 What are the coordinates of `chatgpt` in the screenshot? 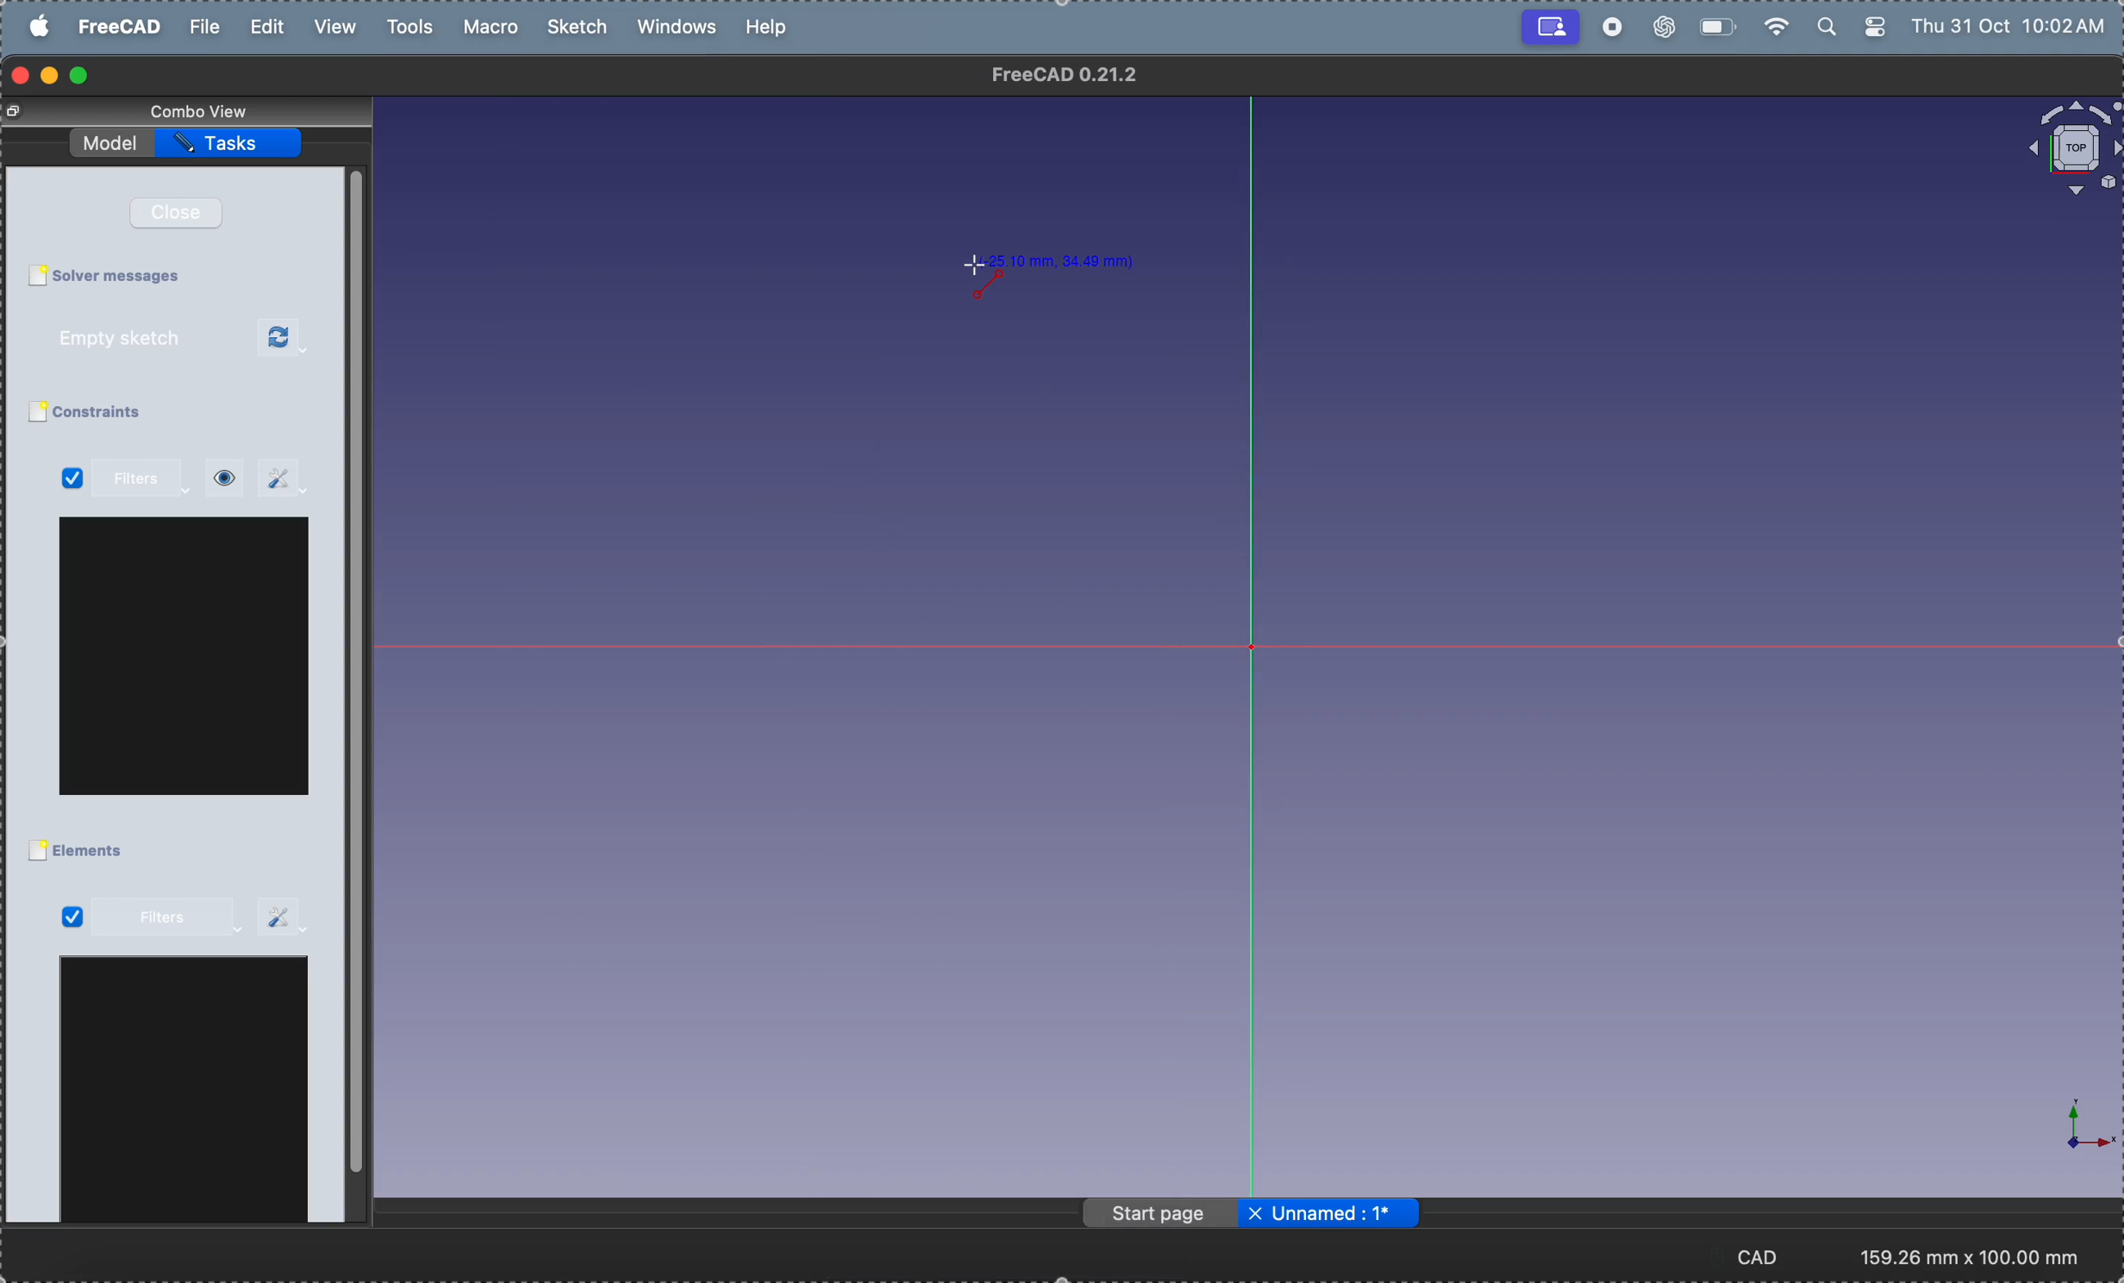 It's located at (1662, 28).